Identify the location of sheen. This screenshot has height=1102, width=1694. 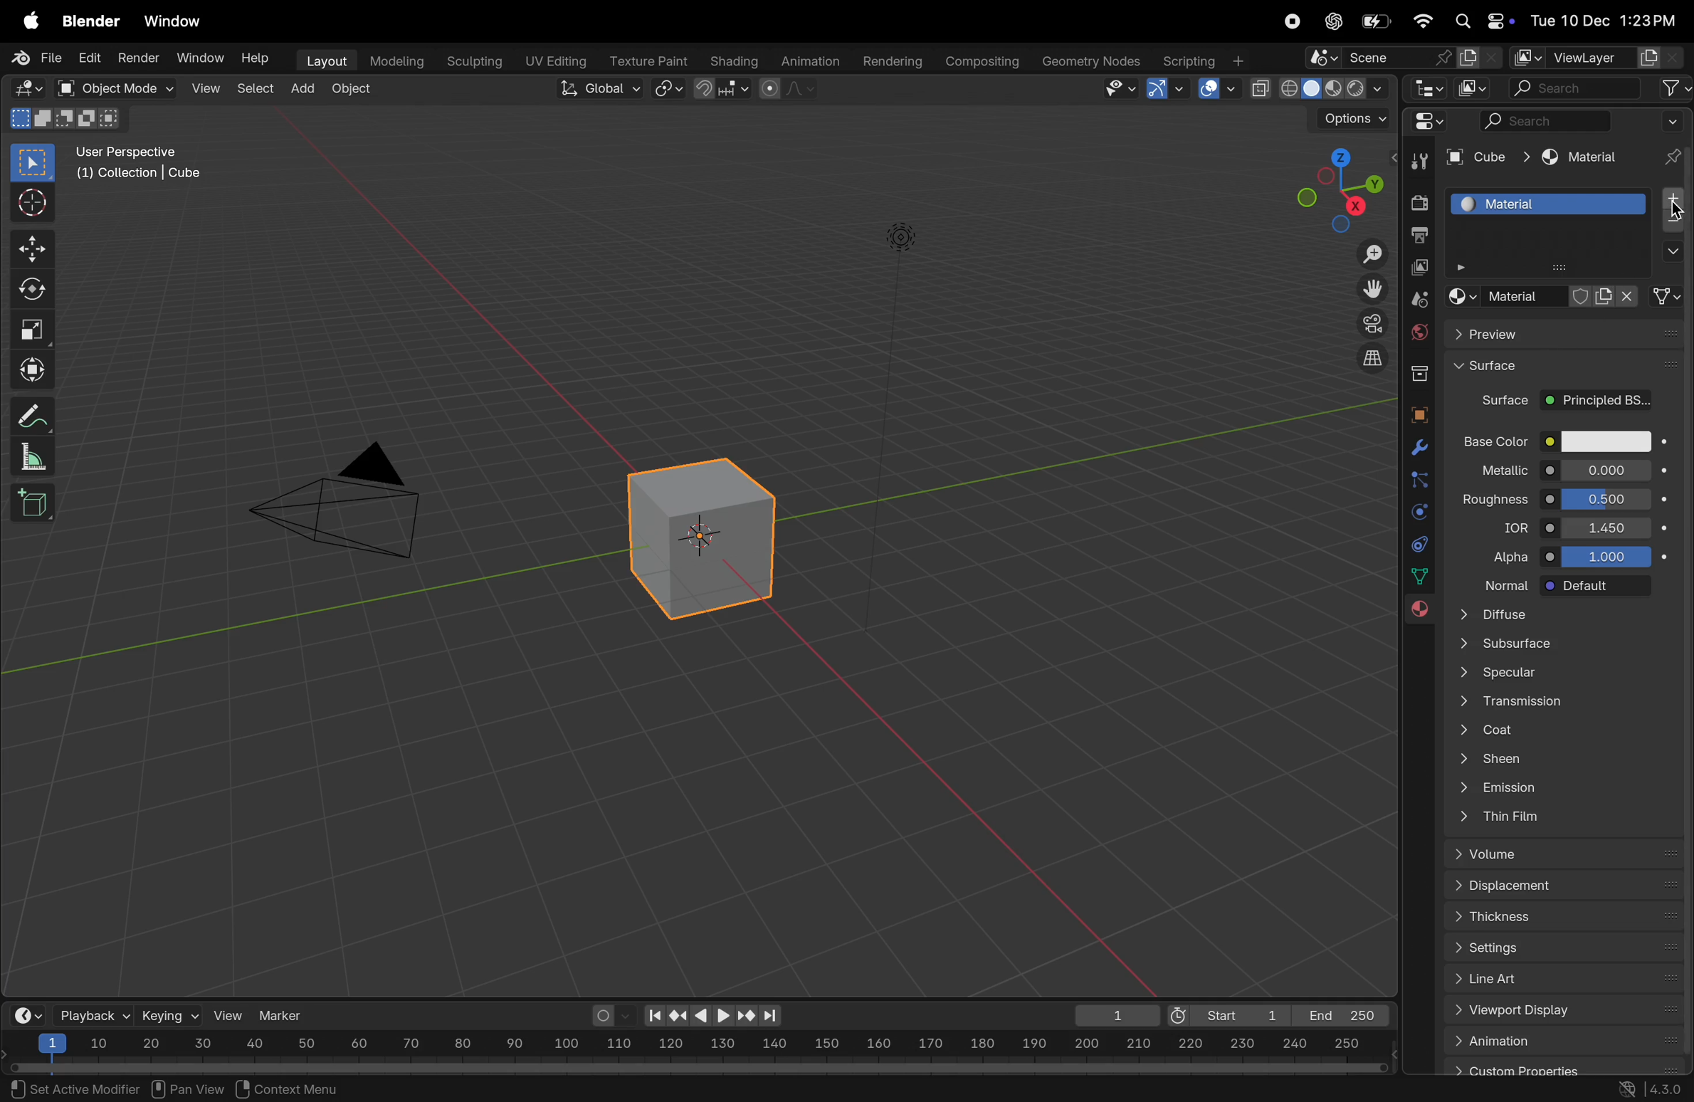
(1525, 759).